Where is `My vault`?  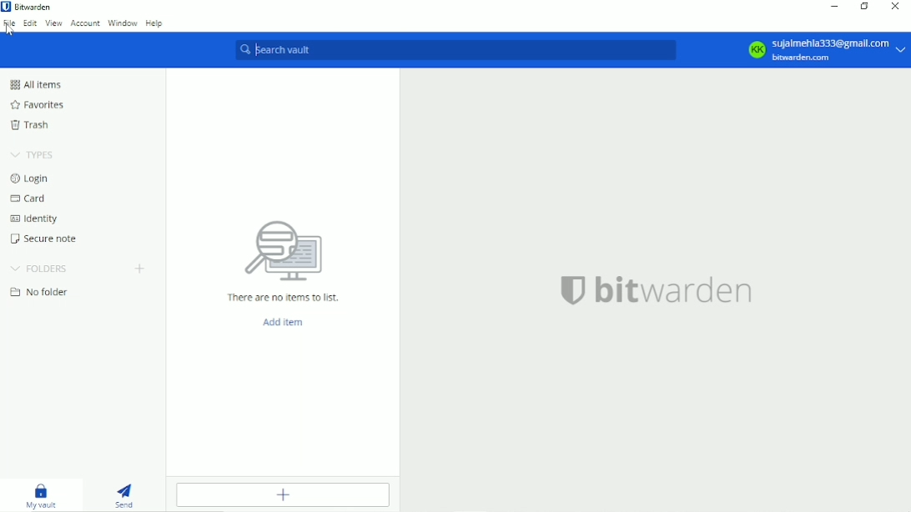 My vault is located at coordinates (43, 496).